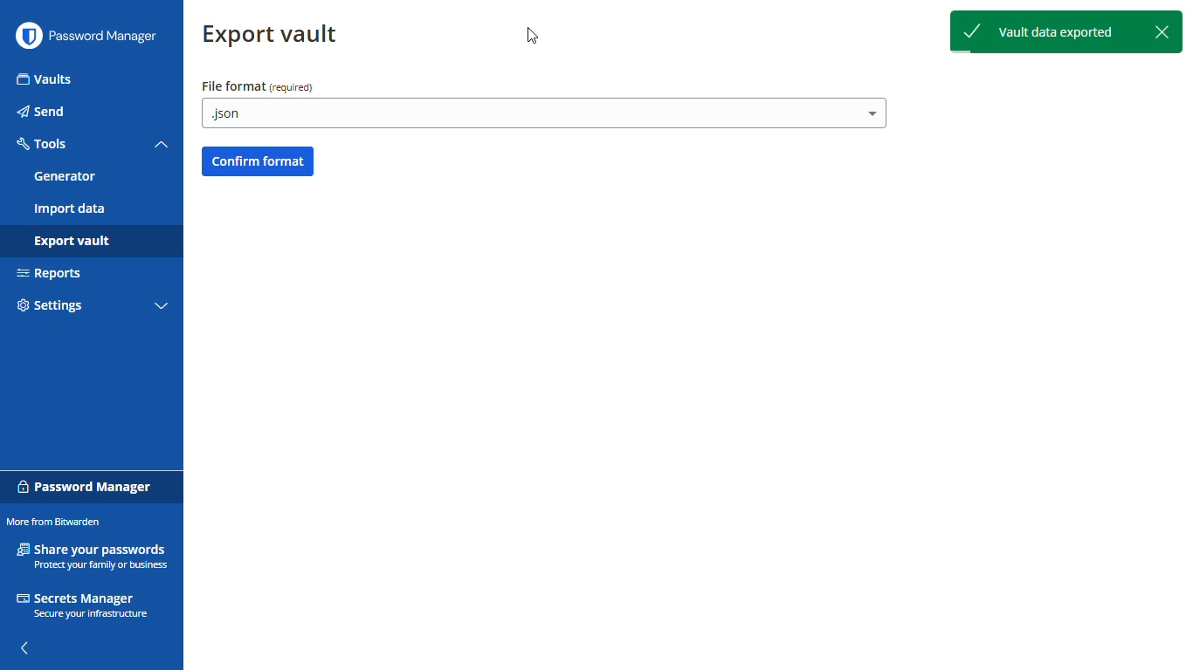  What do you see at coordinates (70, 243) in the screenshot?
I see `export vault` at bounding box center [70, 243].